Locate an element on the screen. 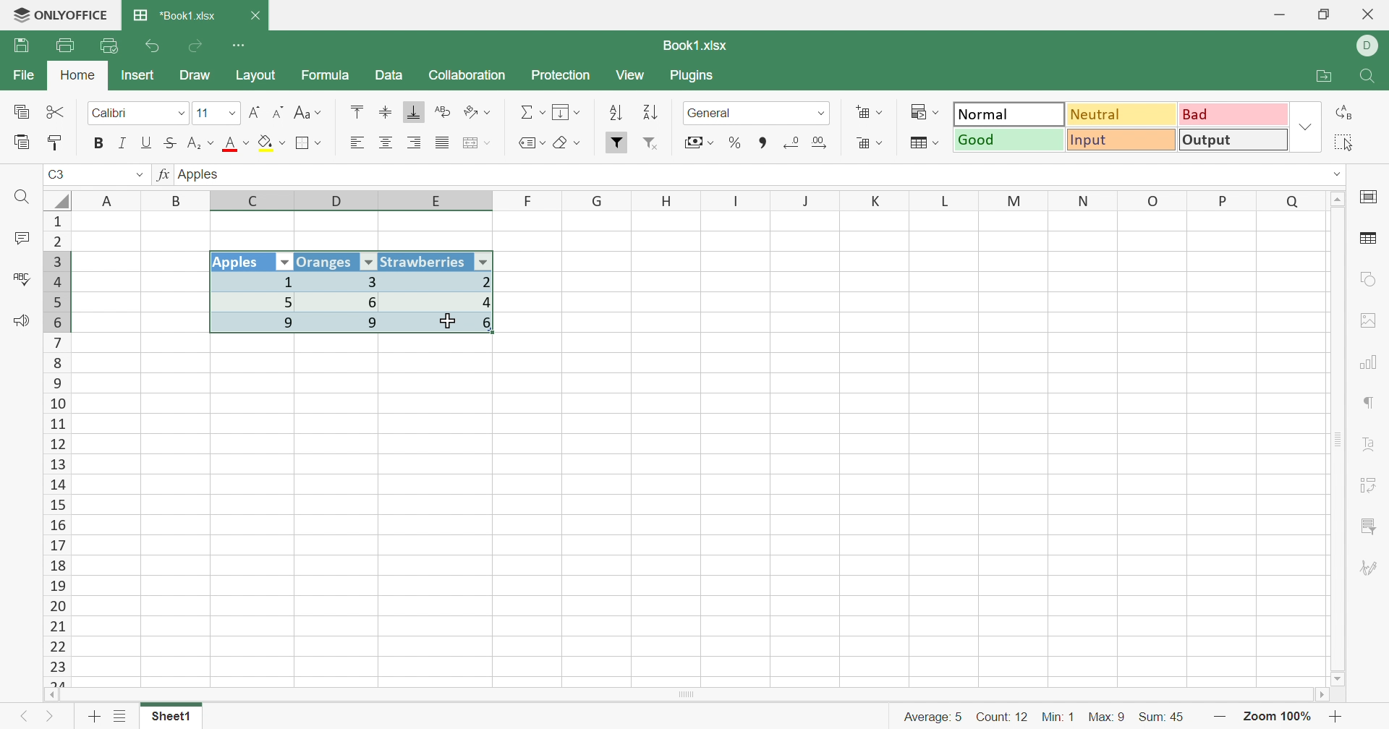  Paragraph settings is located at coordinates (1371, 405).